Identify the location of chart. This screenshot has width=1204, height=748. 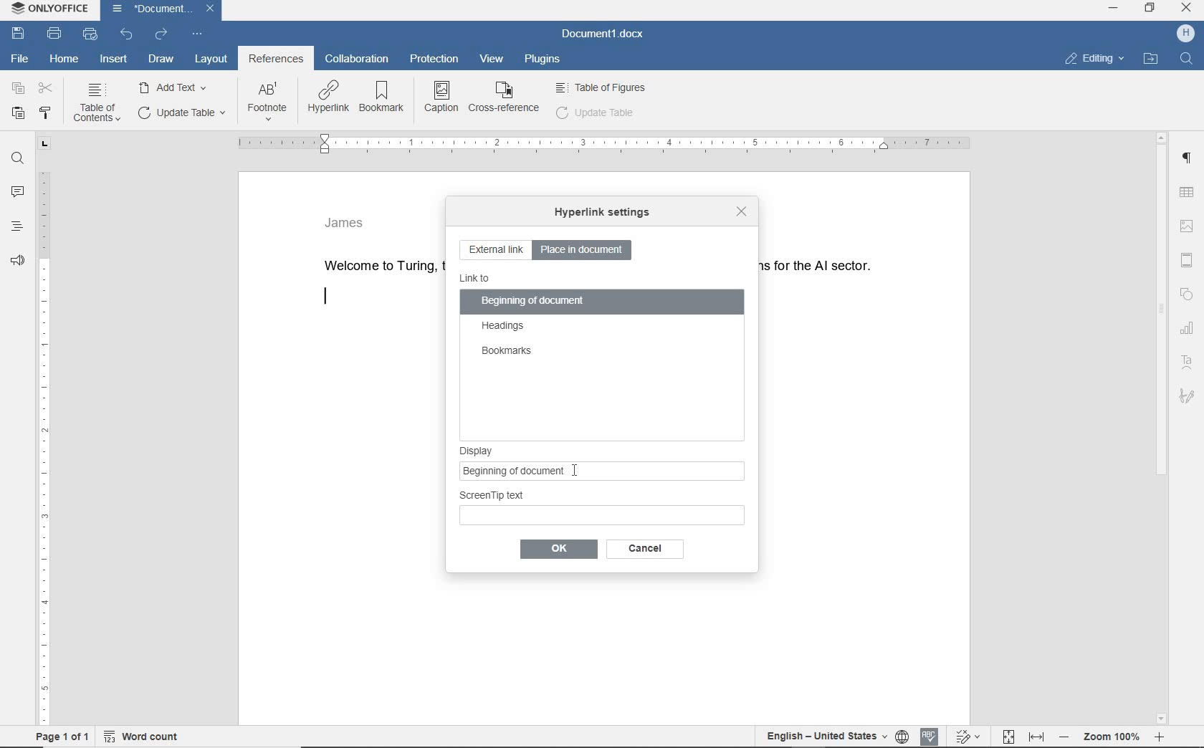
(1188, 330).